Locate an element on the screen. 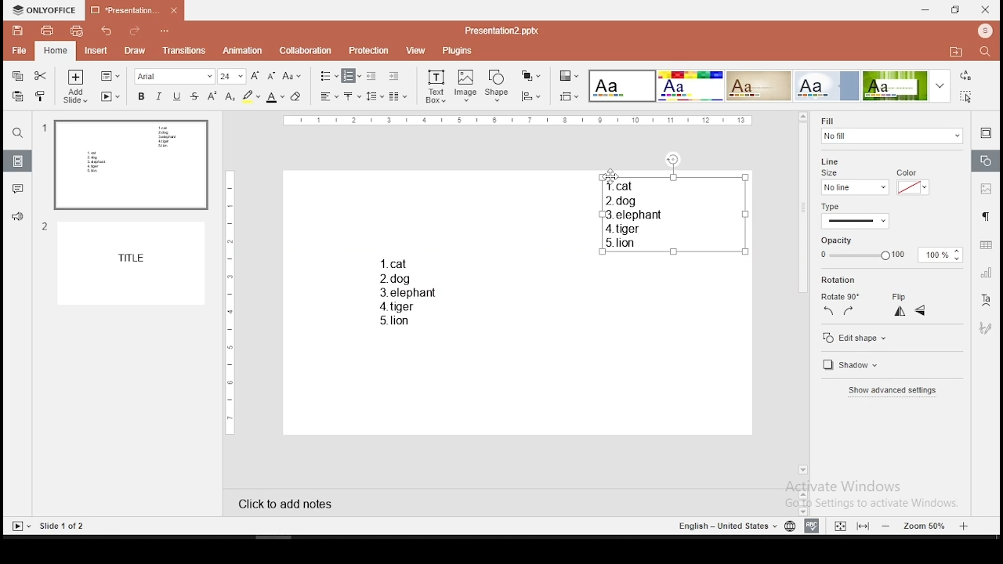 The image size is (1003, 564). theme is located at coordinates (758, 86).